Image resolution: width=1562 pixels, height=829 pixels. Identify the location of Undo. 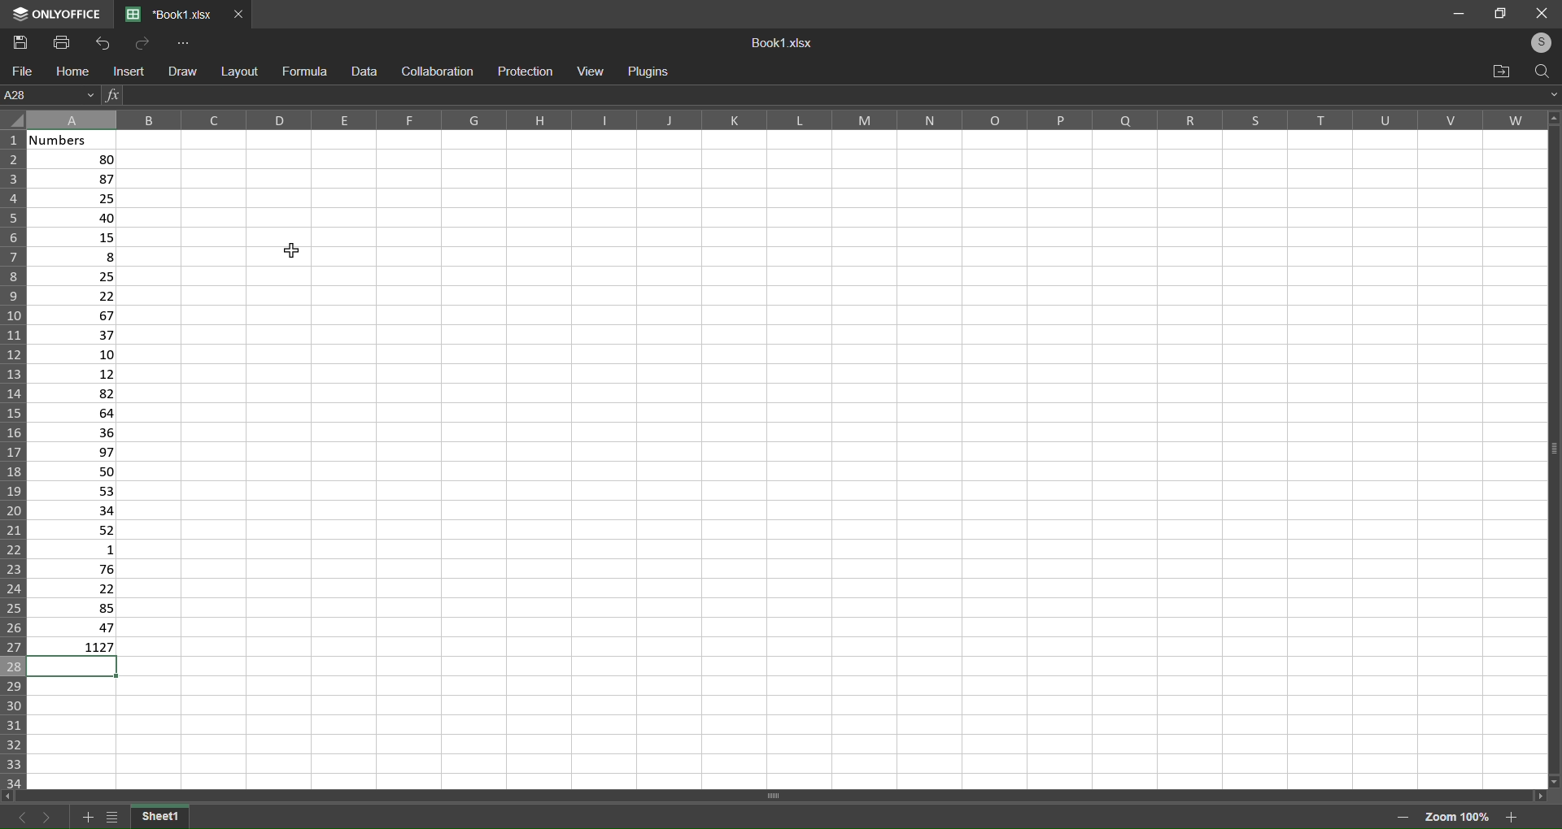
(101, 45).